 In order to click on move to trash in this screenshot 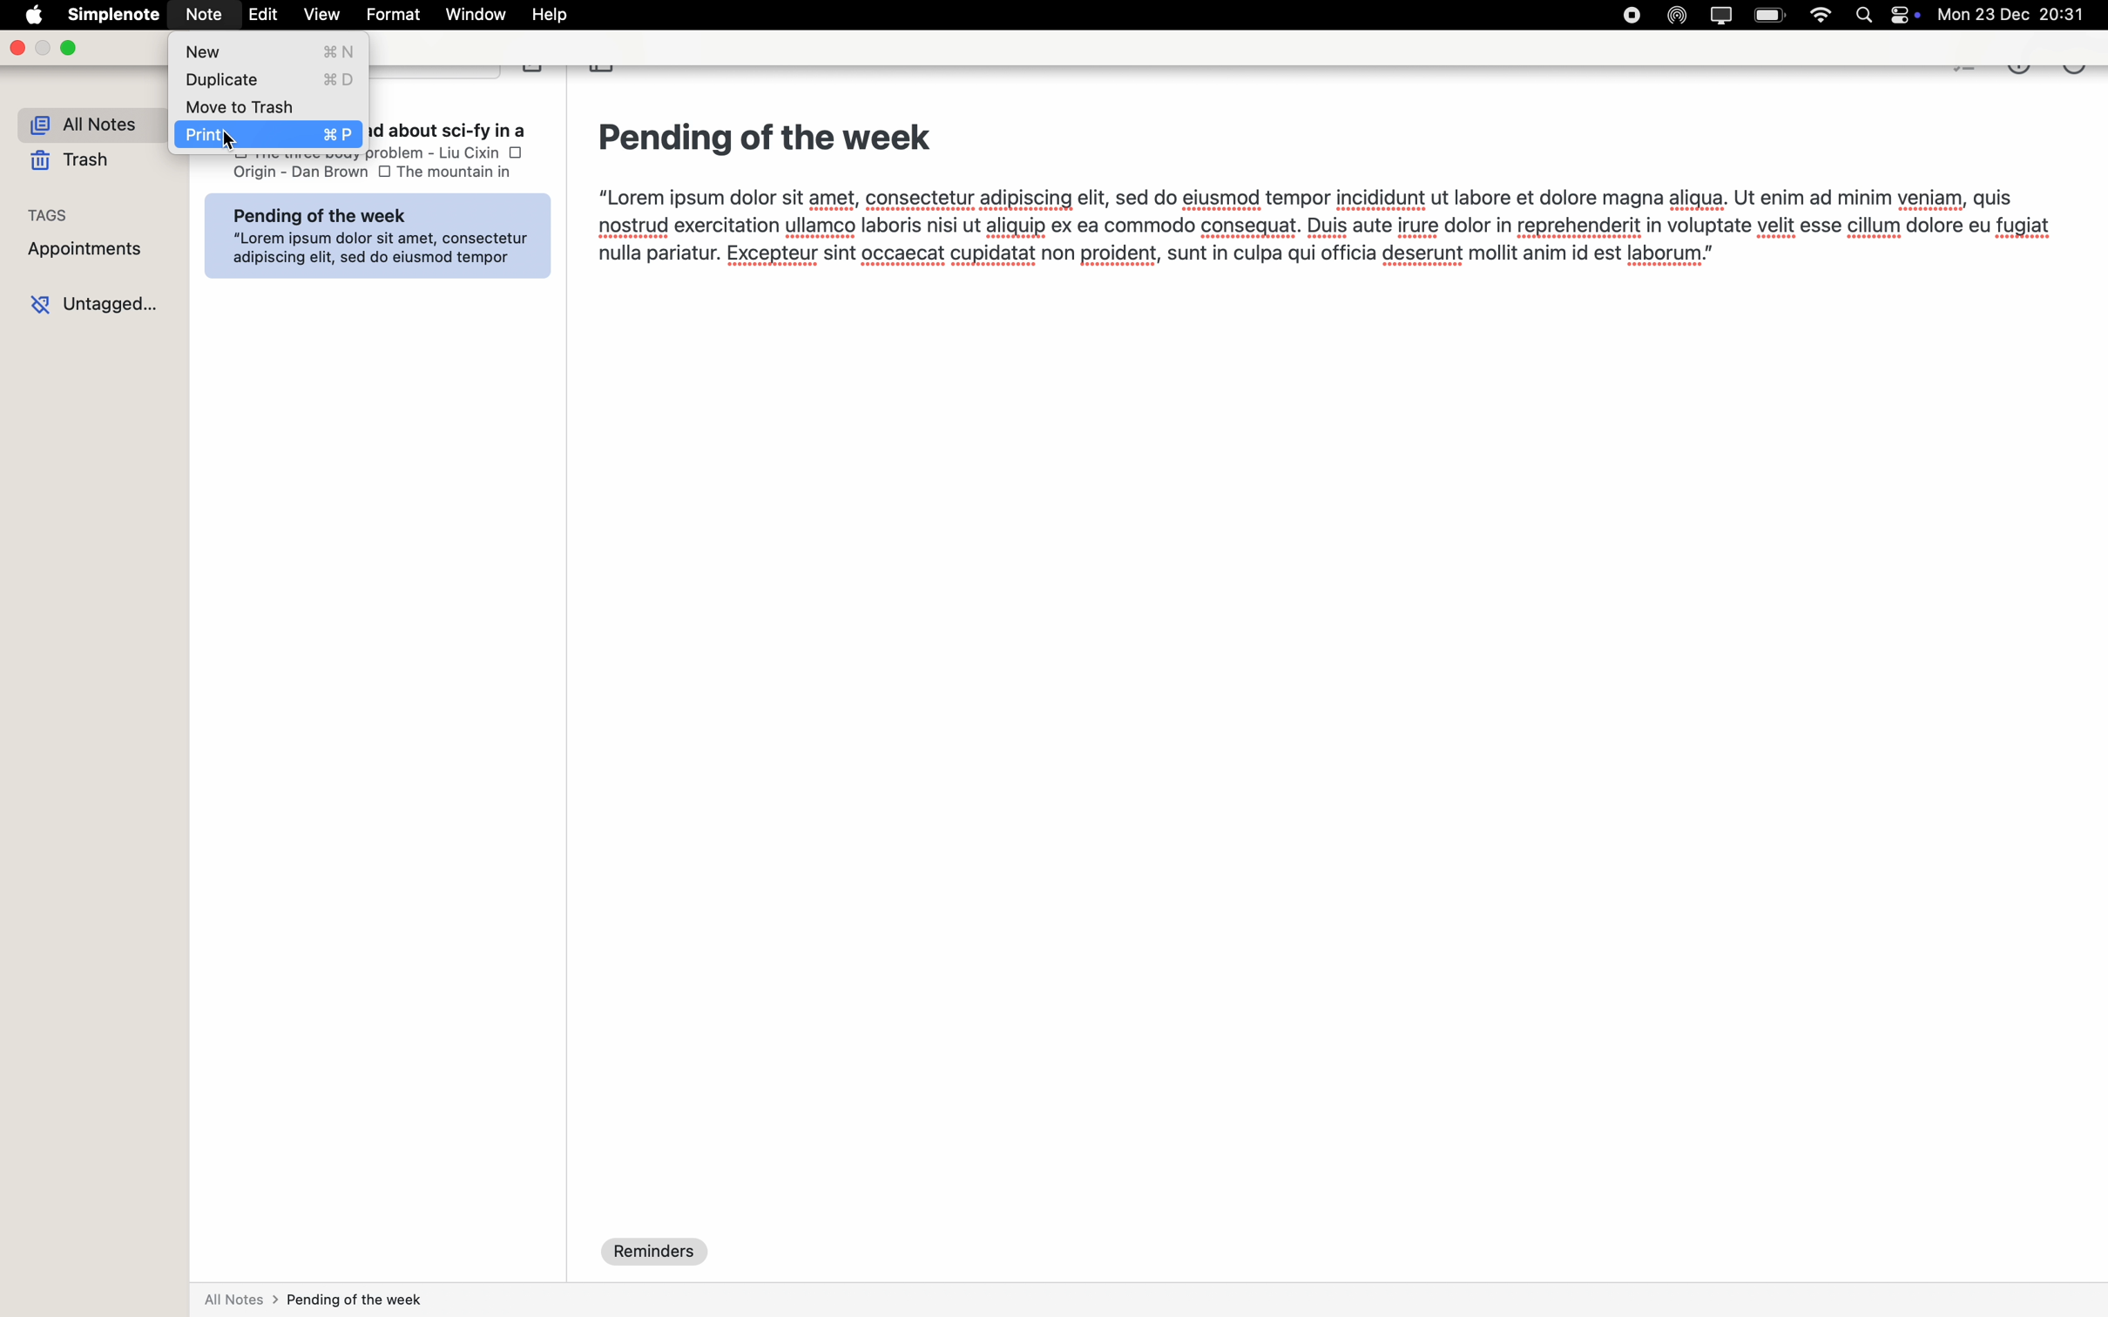, I will do `click(247, 105)`.